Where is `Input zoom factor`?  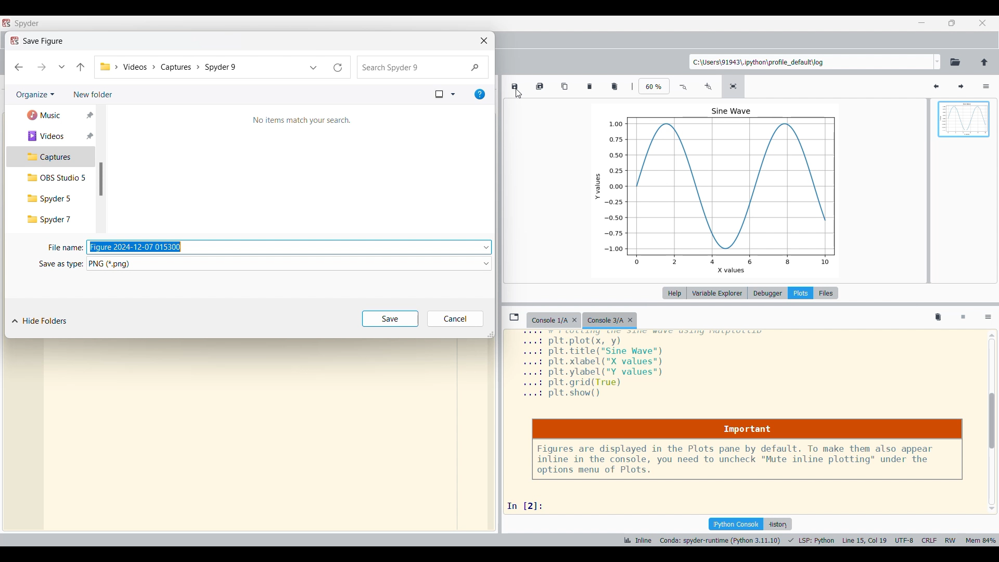 Input zoom factor is located at coordinates (655, 86).